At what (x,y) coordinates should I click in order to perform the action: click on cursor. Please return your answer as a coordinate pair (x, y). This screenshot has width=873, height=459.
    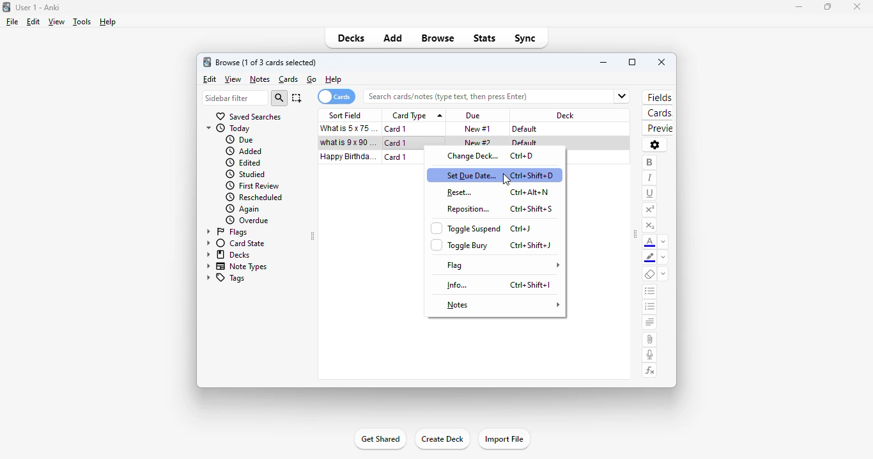
    Looking at the image, I should click on (426, 152).